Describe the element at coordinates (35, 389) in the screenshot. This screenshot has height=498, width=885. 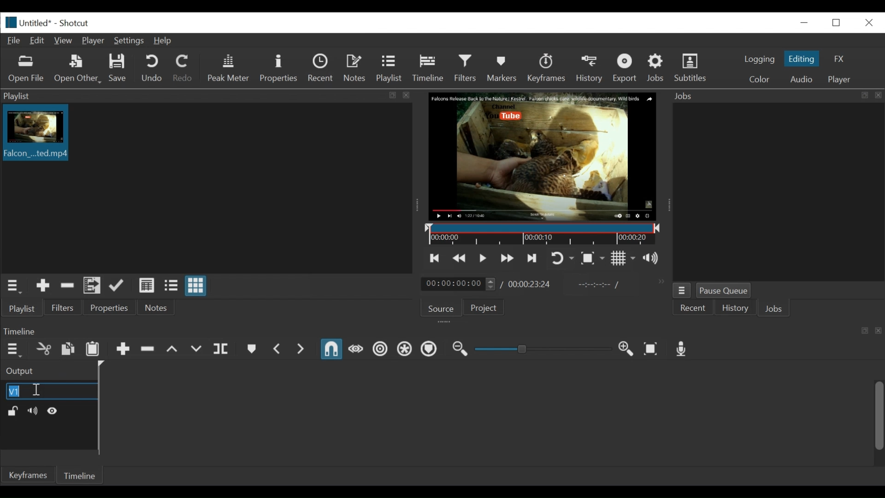
I see `Insertion cursor` at that location.